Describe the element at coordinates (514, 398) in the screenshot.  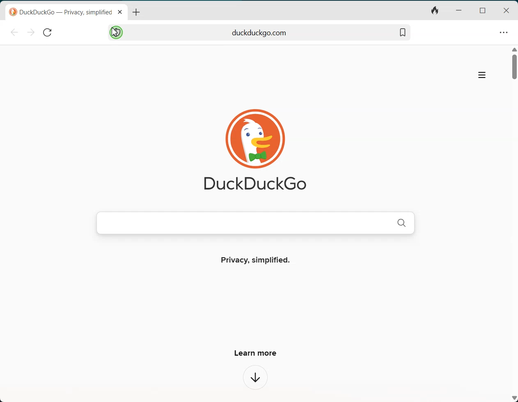
I see `scroll down` at that location.